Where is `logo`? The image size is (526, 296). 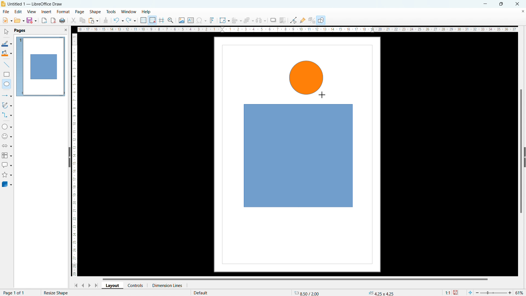 logo is located at coordinates (3, 4).